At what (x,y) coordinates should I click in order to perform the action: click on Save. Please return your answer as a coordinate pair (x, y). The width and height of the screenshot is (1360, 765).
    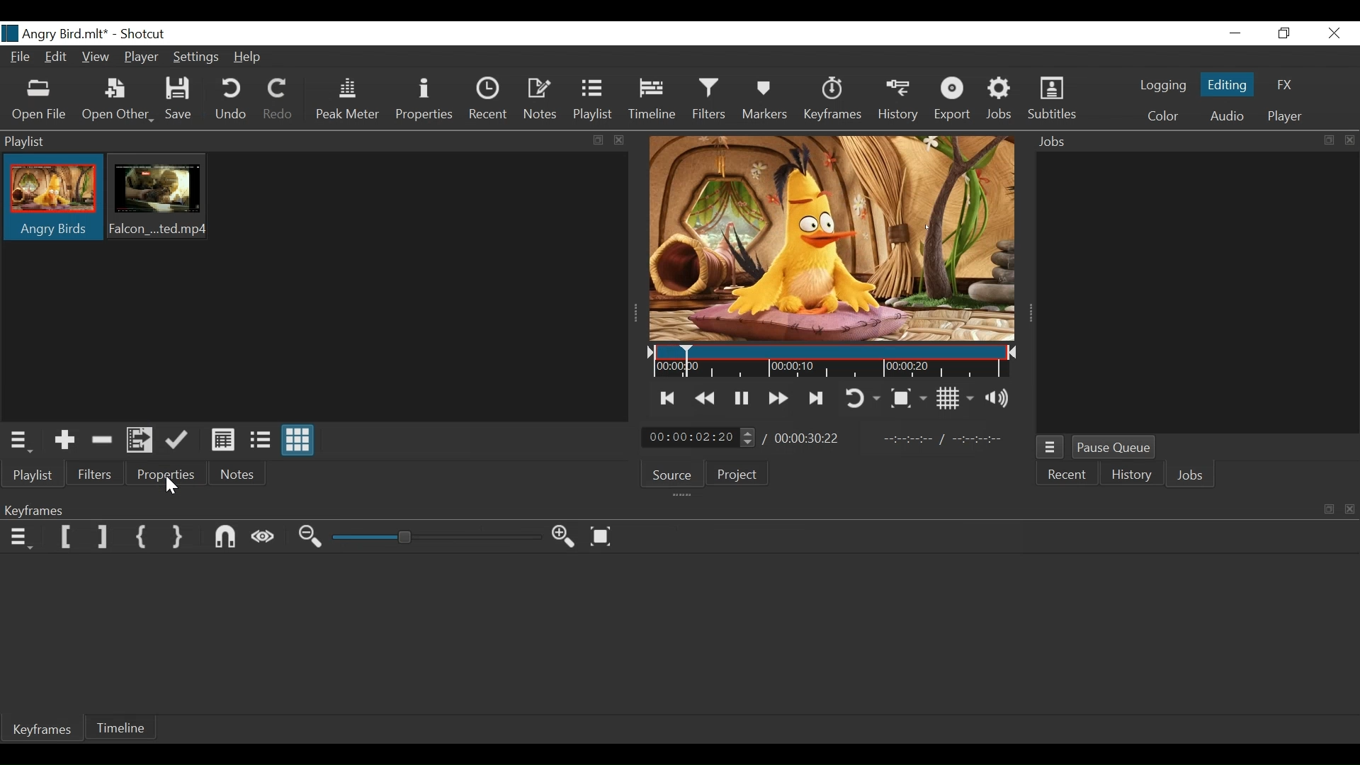
    Looking at the image, I should click on (179, 99).